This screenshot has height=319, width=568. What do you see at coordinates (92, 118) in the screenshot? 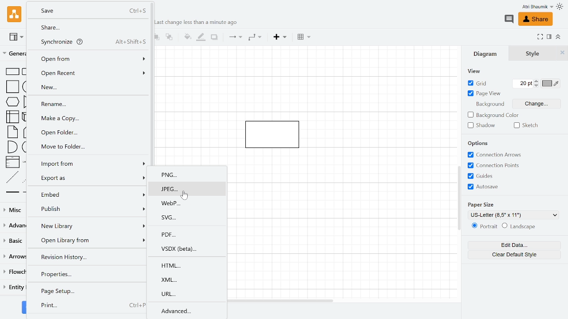
I see `make a copy` at bounding box center [92, 118].